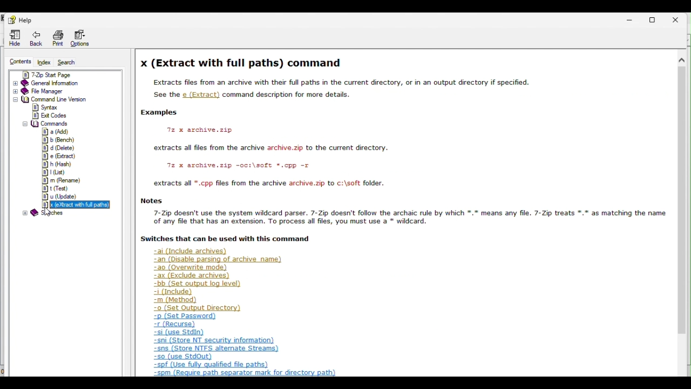 Image resolution: width=691 pixels, height=389 pixels. I want to click on collapse, so click(24, 124).